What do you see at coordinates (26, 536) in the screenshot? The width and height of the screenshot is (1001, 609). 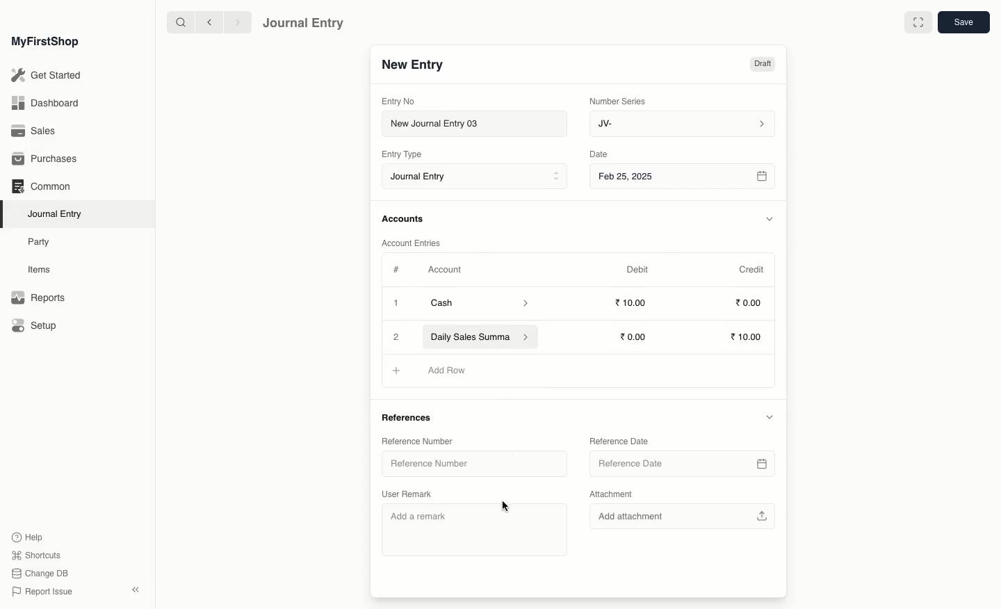 I see `Help` at bounding box center [26, 536].